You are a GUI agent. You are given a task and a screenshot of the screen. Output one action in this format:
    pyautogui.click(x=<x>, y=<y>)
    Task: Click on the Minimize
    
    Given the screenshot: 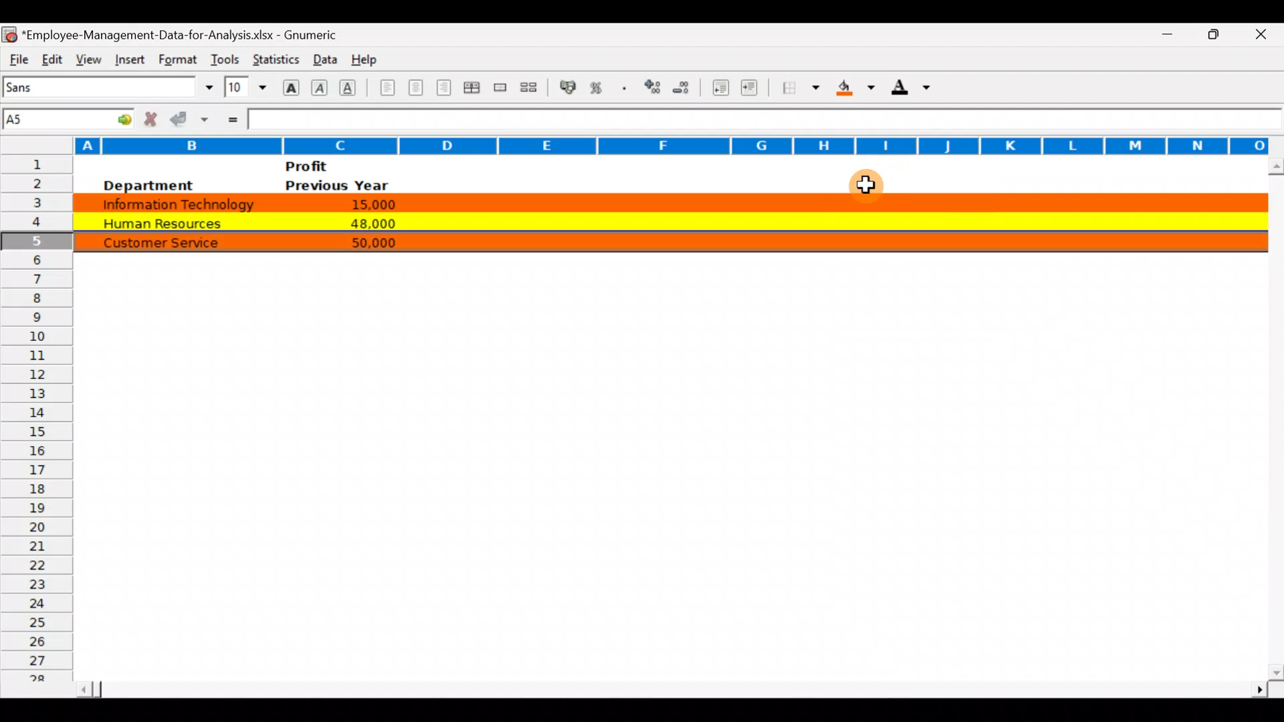 What is the action you would take?
    pyautogui.click(x=1160, y=35)
    